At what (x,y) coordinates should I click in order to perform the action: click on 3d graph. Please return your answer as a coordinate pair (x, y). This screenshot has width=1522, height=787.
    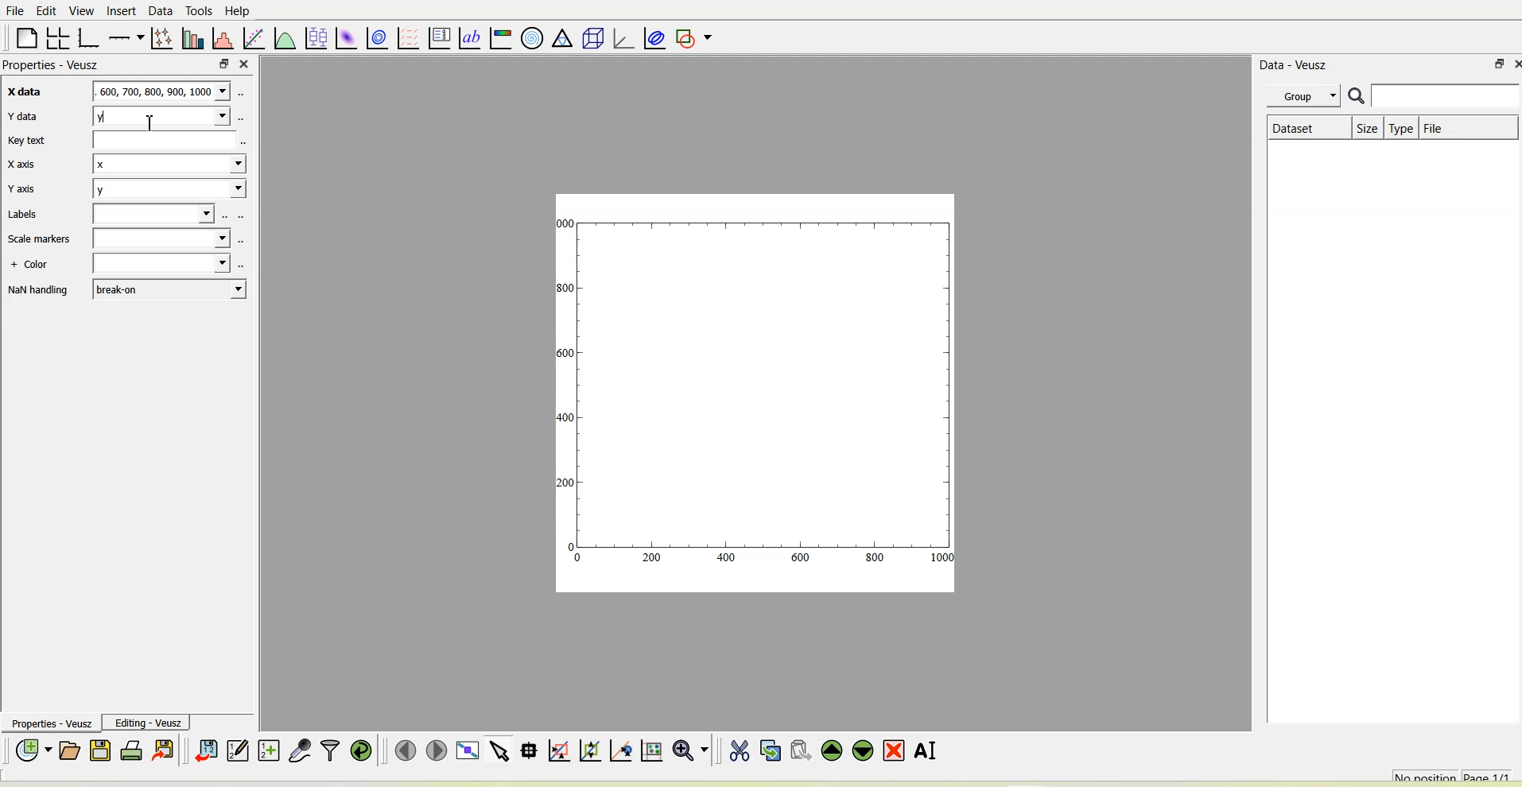
    Looking at the image, I should click on (621, 36).